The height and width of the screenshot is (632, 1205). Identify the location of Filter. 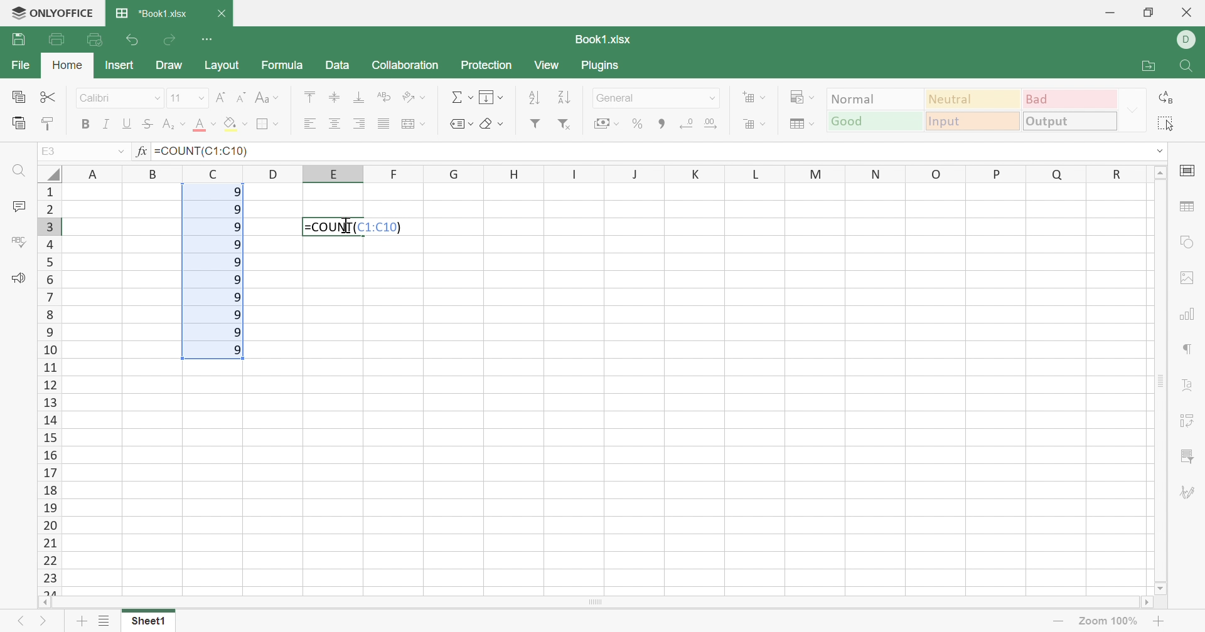
(534, 125).